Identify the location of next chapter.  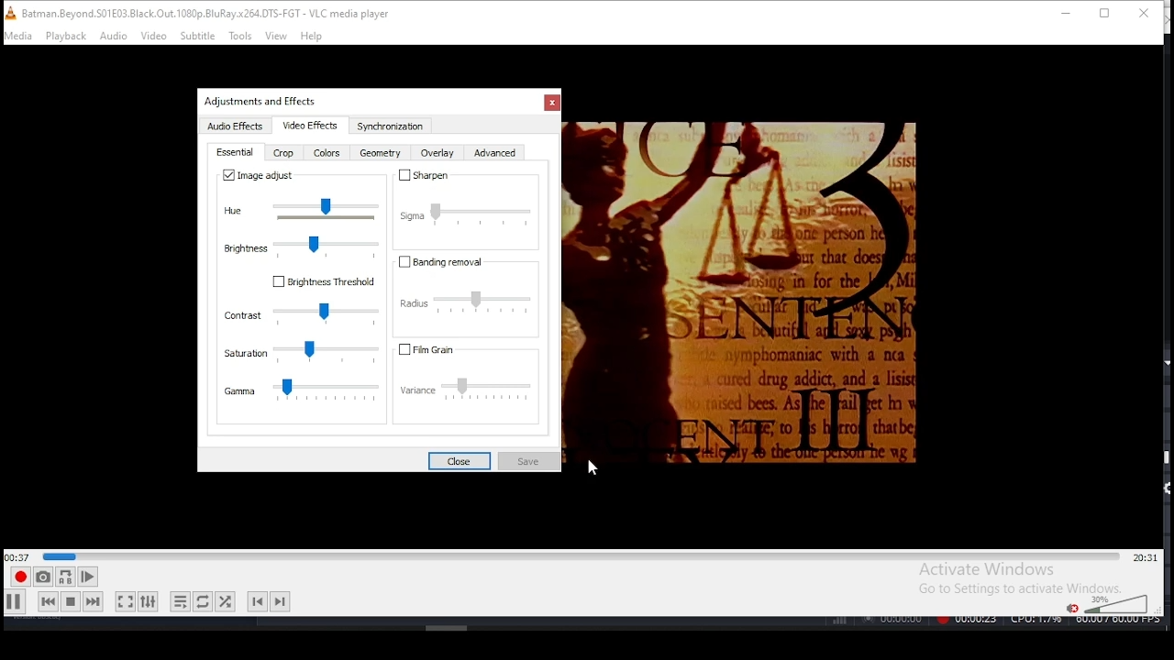
(282, 599).